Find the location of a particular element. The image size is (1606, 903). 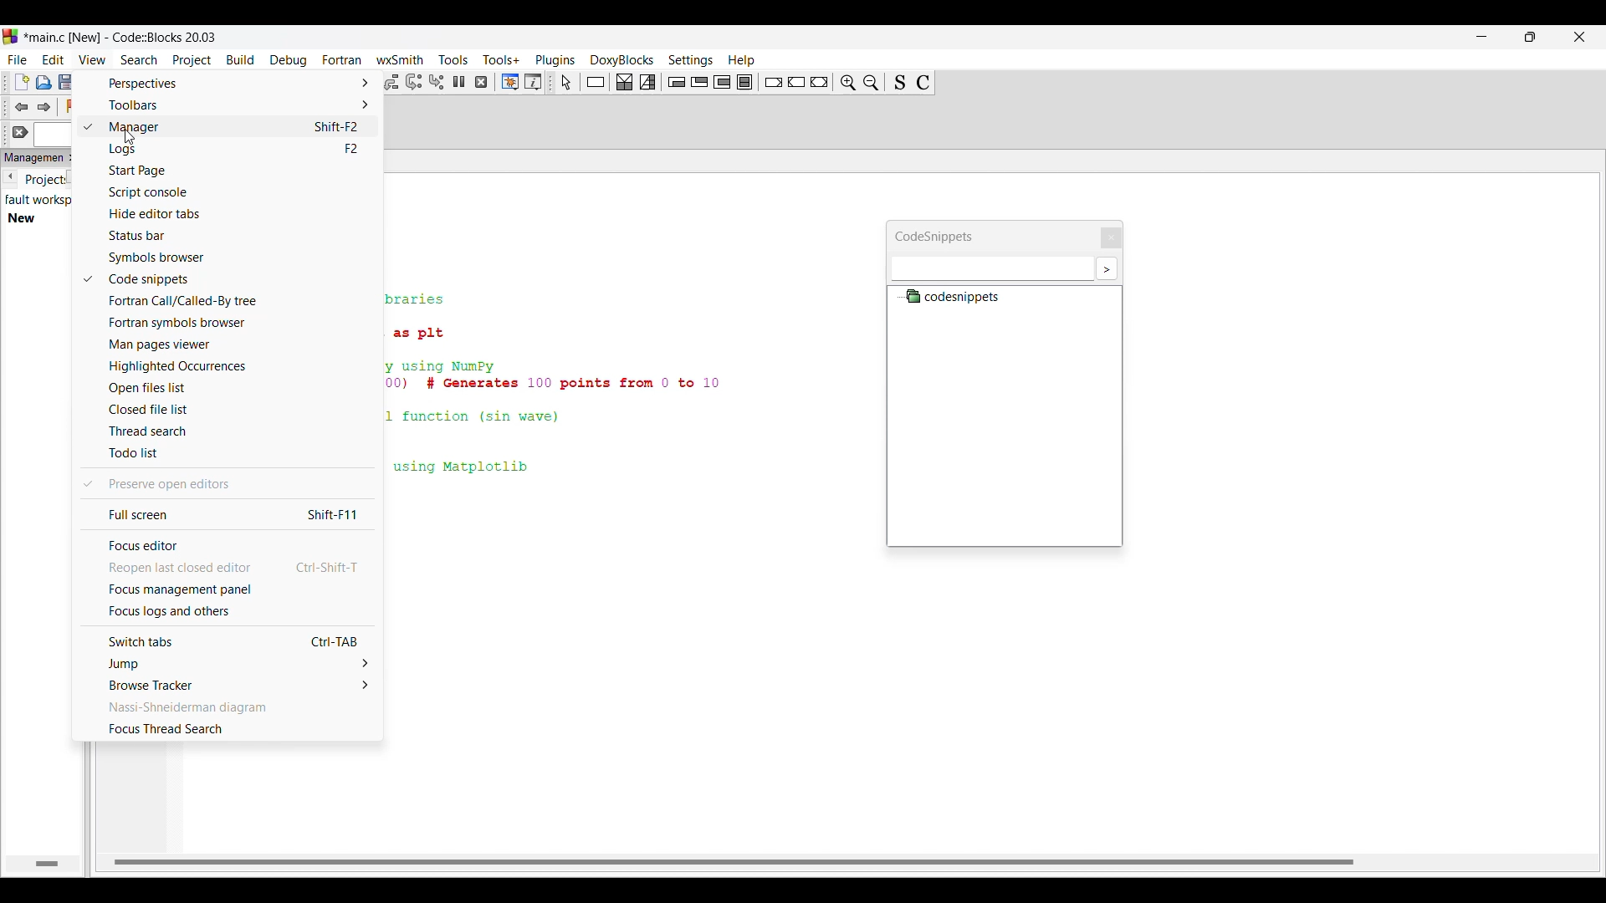

Zoom in is located at coordinates (871, 82).